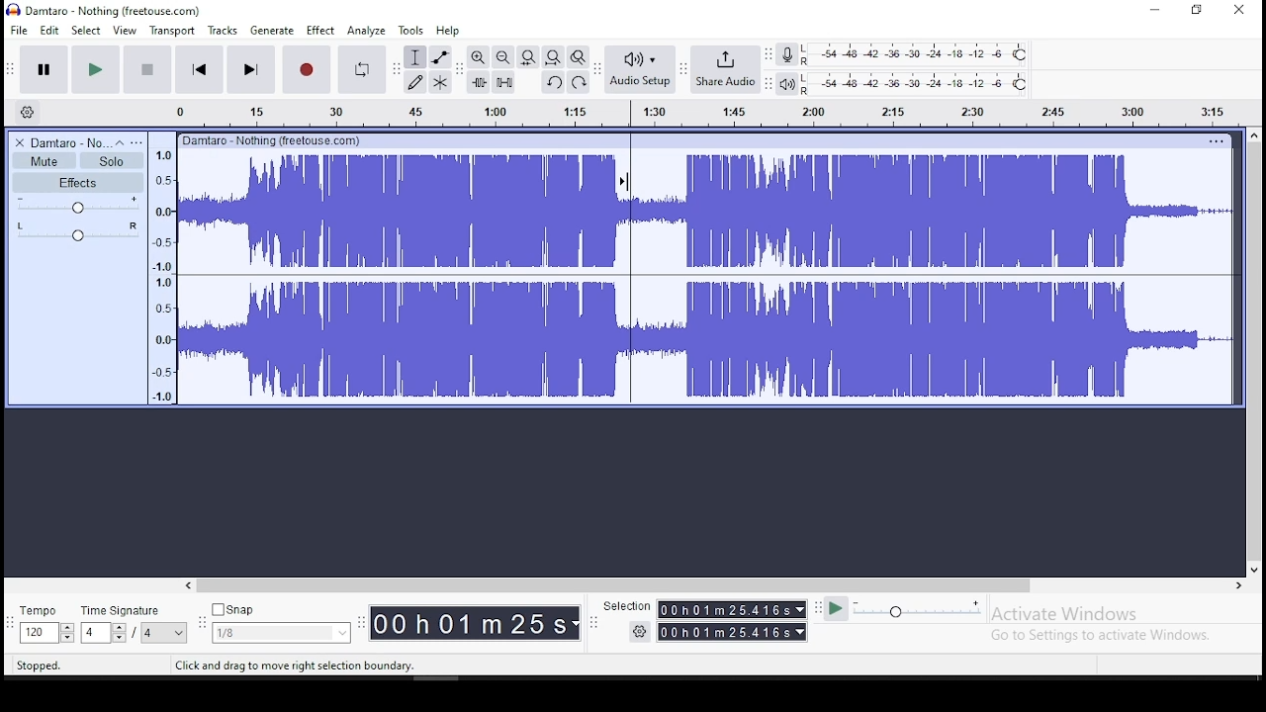  Describe the element at coordinates (474, 622) in the screenshot. I see `time menu` at that location.